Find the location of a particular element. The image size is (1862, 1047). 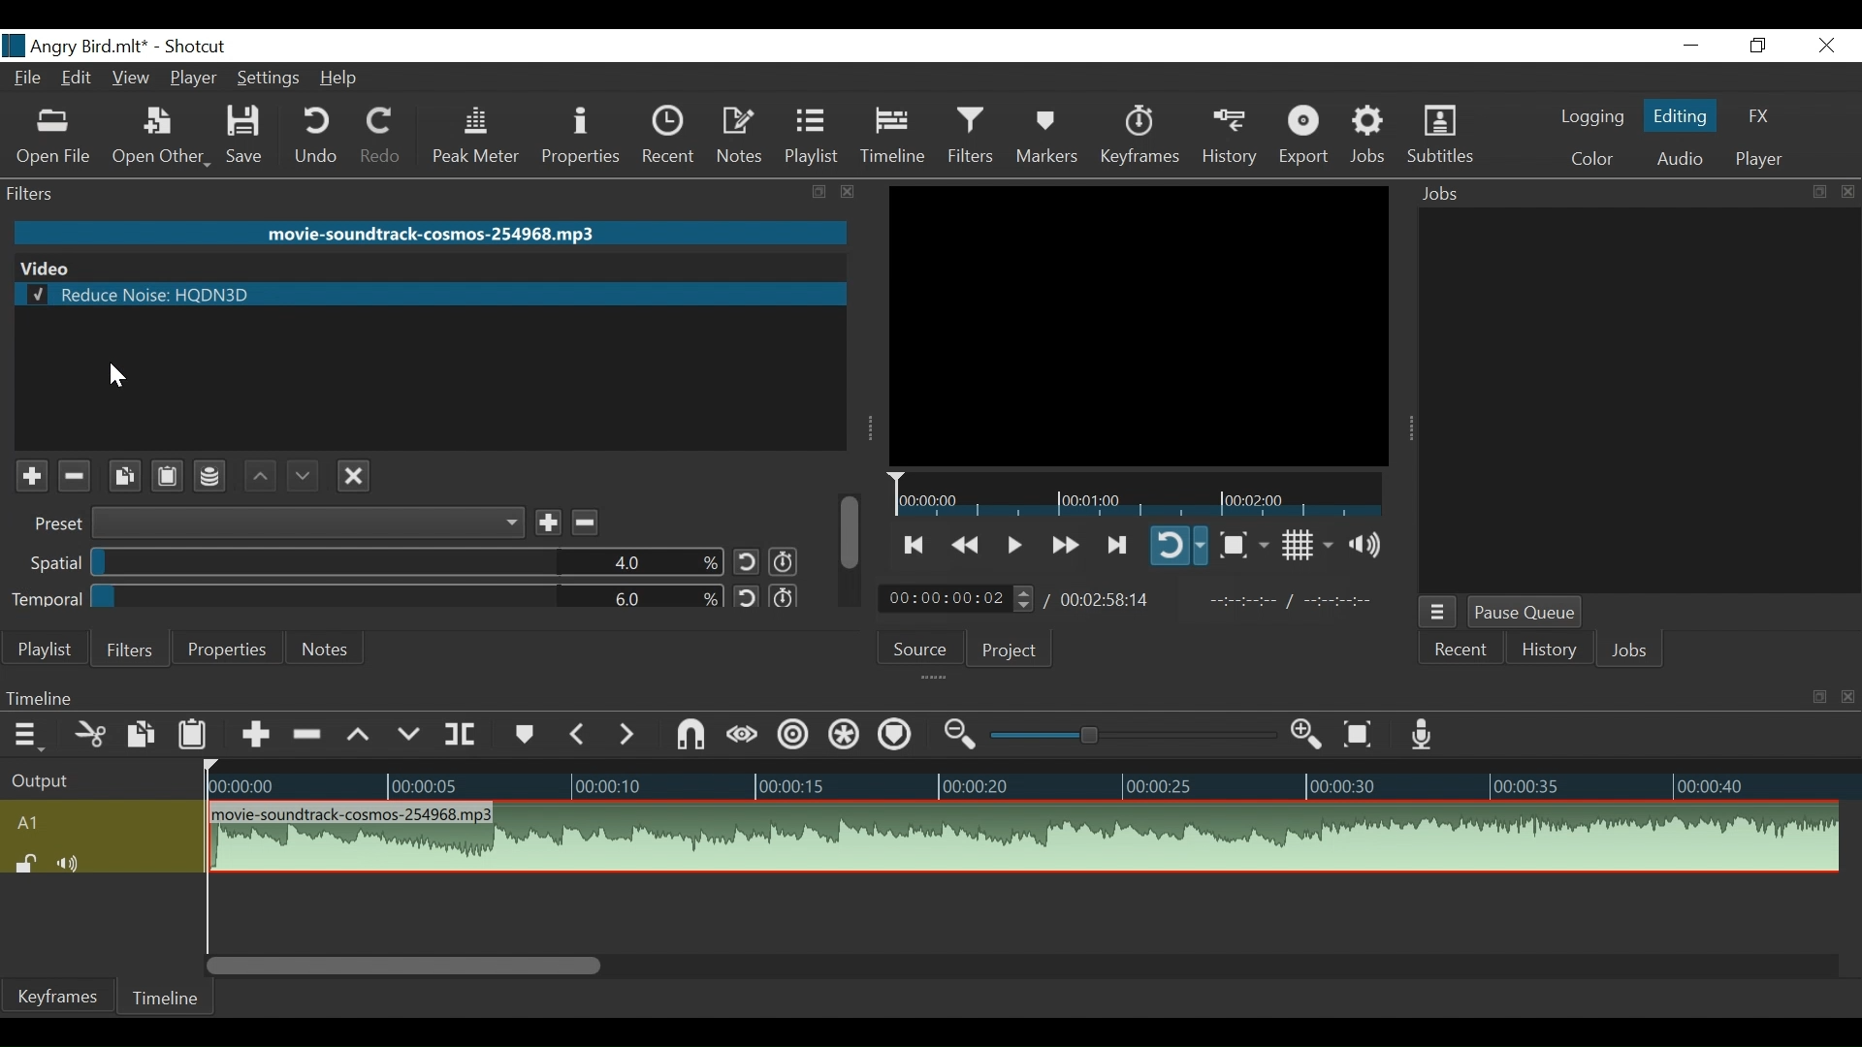

Save filter set is located at coordinates (213, 475).